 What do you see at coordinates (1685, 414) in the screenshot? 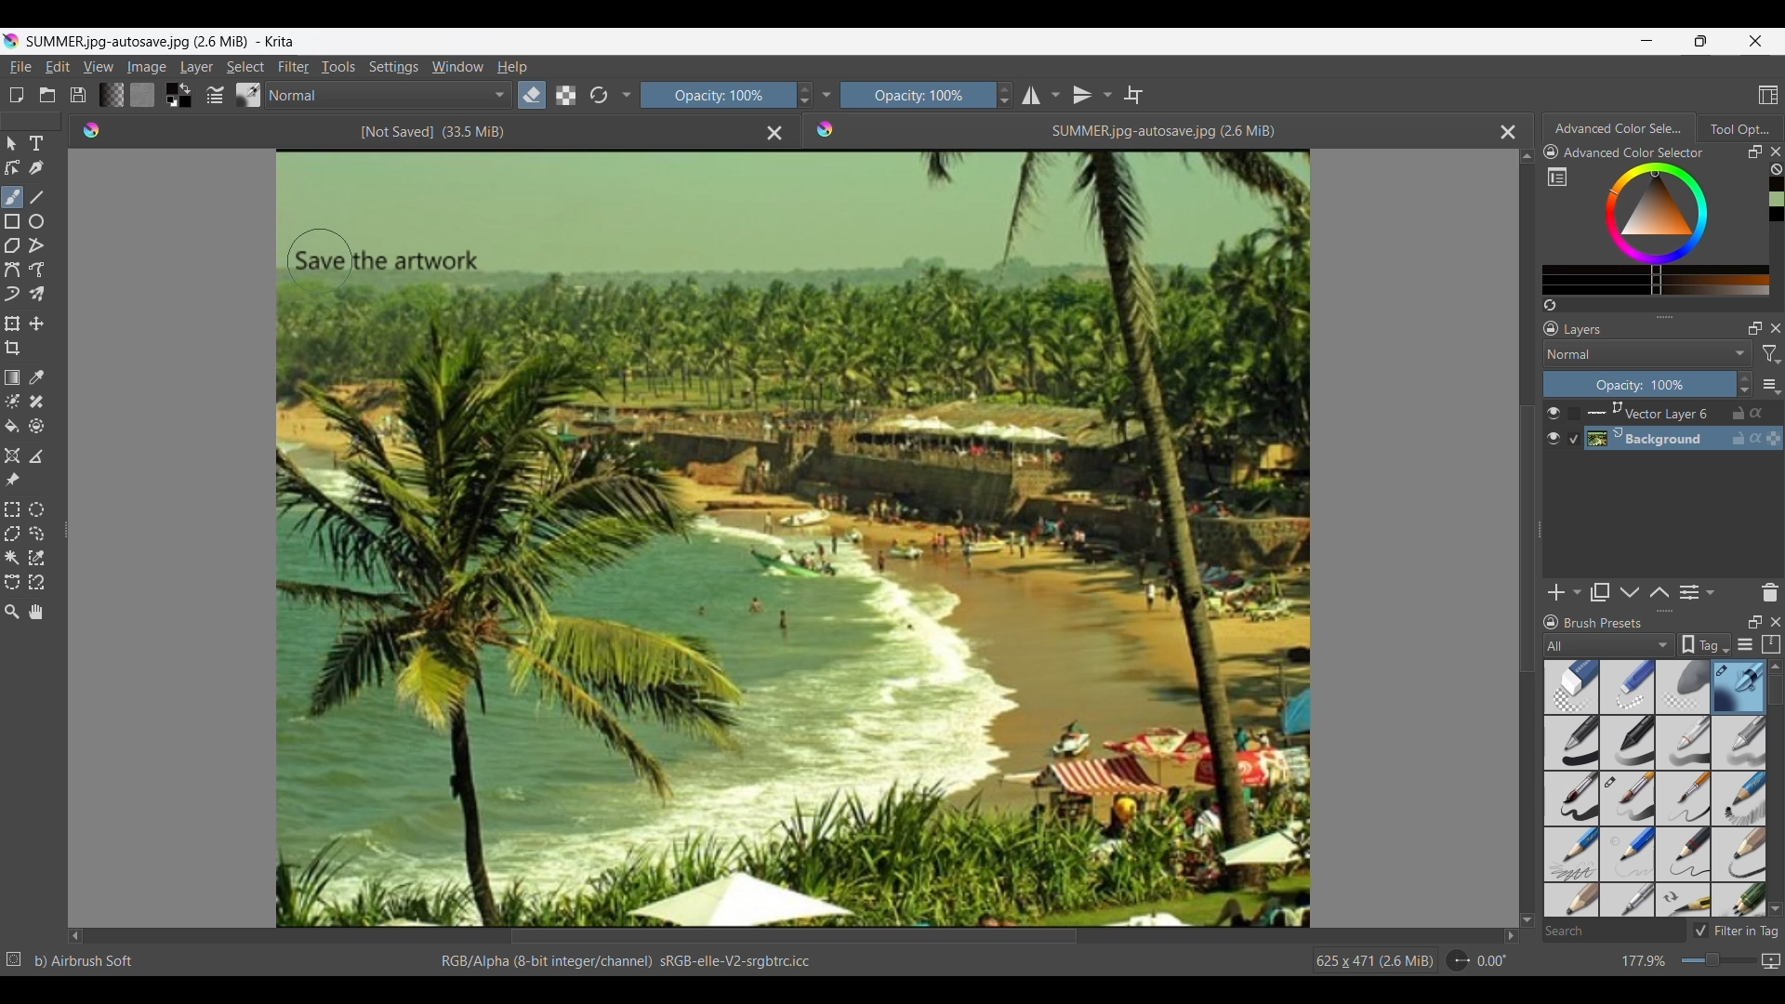
I see `Vector layer 6` at bounding box center [1685, 414].